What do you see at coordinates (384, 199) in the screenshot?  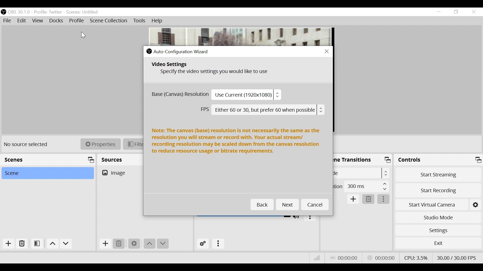 I see `More options` at bounding box center [384, 199].